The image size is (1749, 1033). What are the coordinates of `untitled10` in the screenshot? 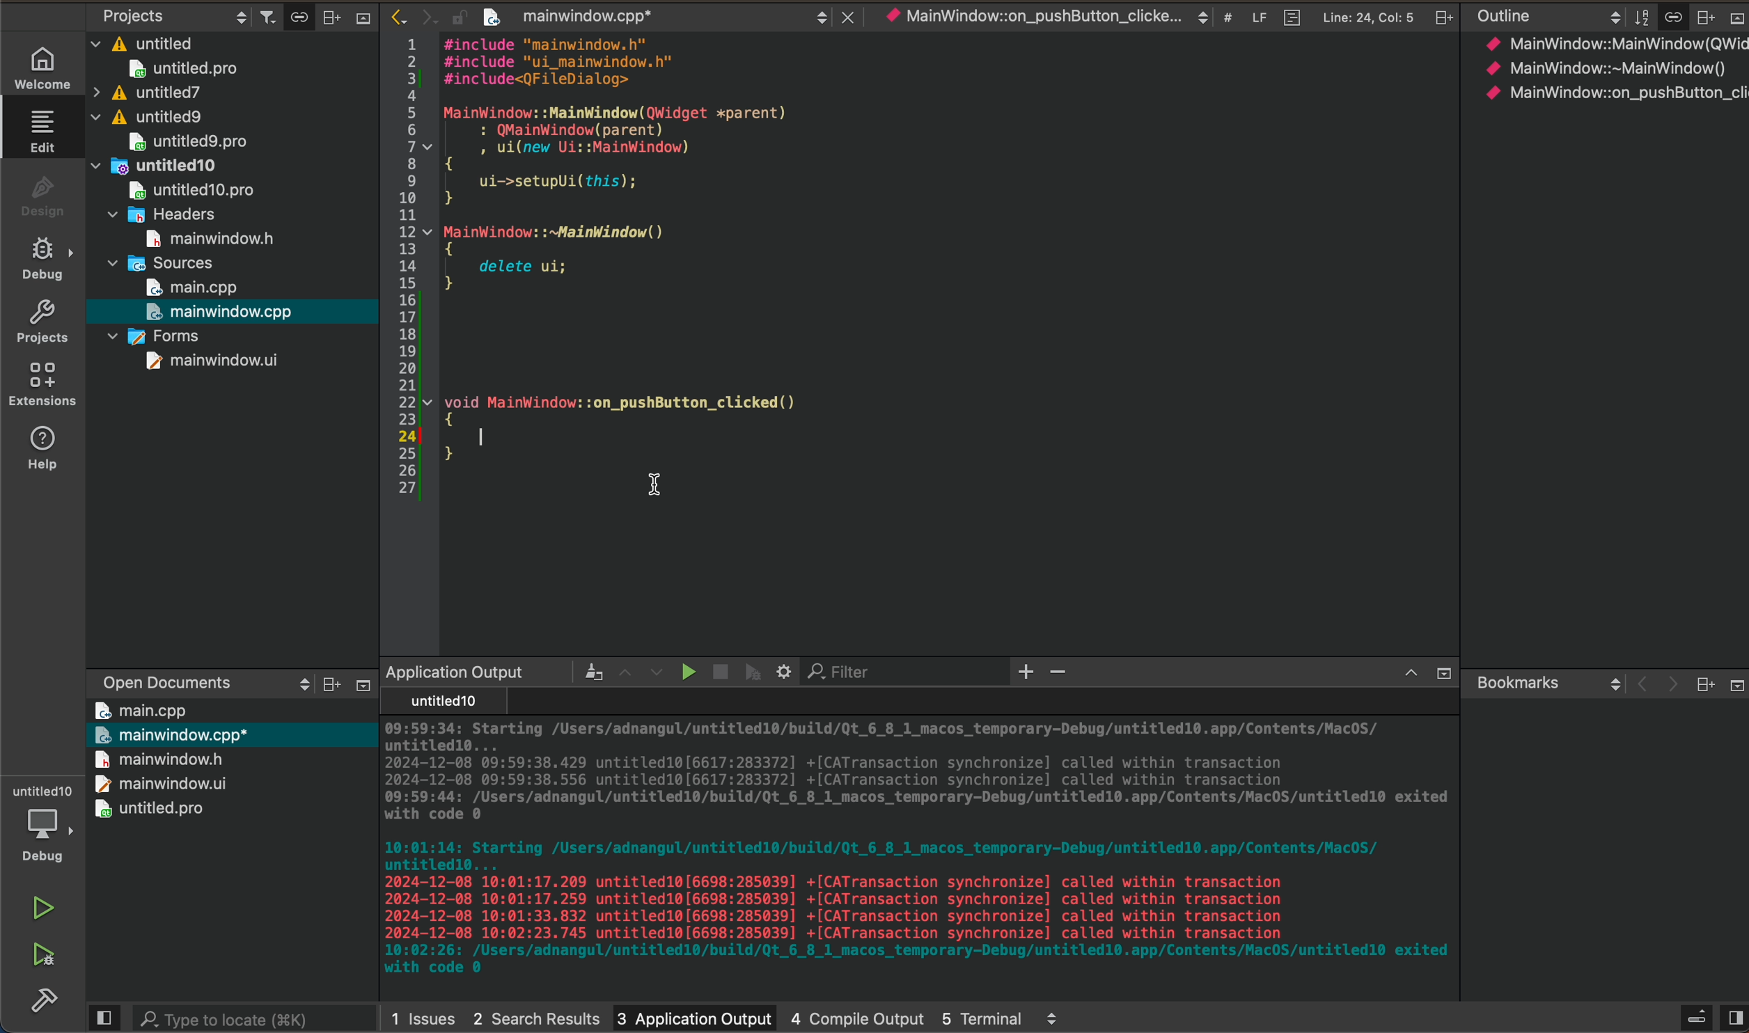 It's located at (159, 164).